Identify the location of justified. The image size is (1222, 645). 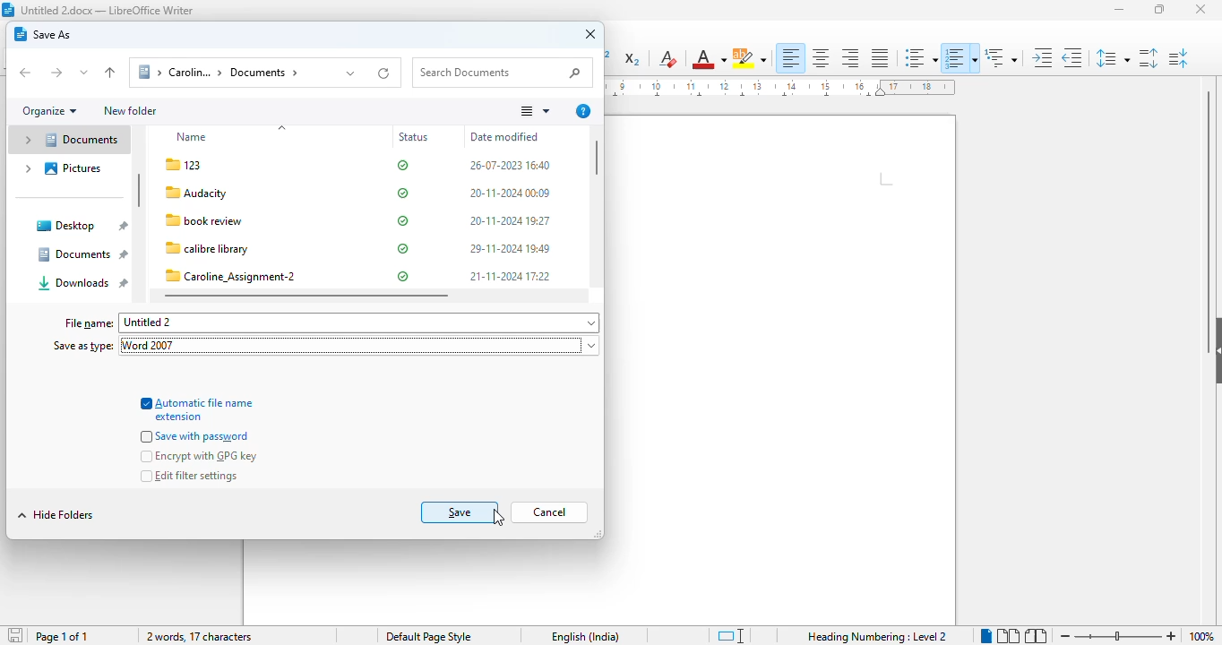
(880, 57).